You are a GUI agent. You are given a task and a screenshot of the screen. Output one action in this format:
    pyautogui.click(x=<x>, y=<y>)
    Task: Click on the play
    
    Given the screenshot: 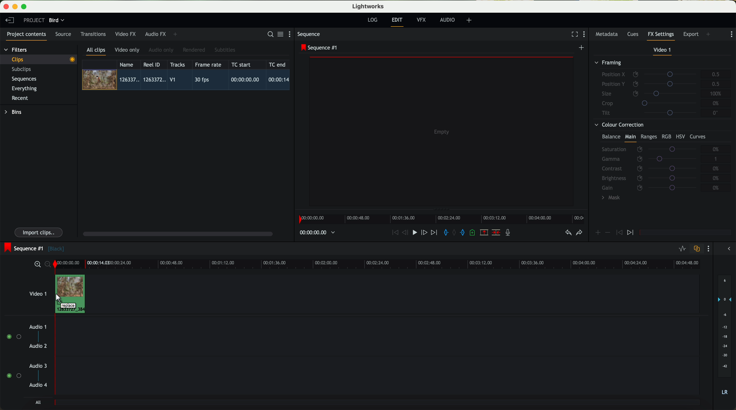 What is the action you would take?
    pyautogui.click(x=414, y=232)
    